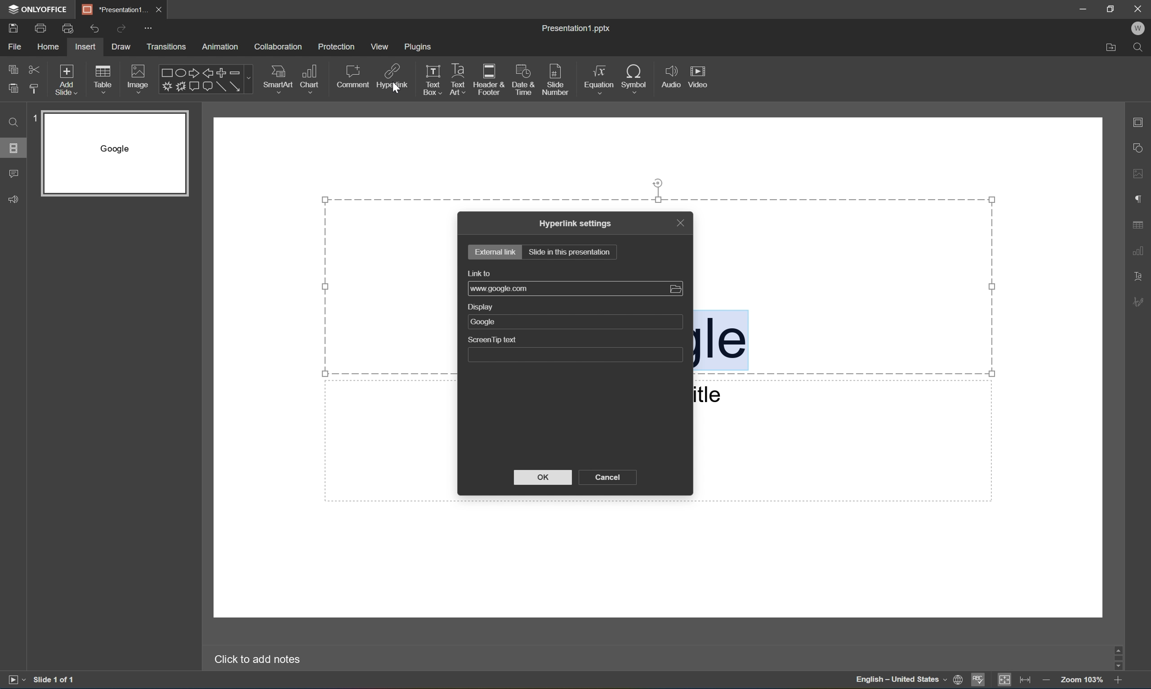  Describe the element at coordinates (121, 47) in the screenshot. I see `Draw` at that location.